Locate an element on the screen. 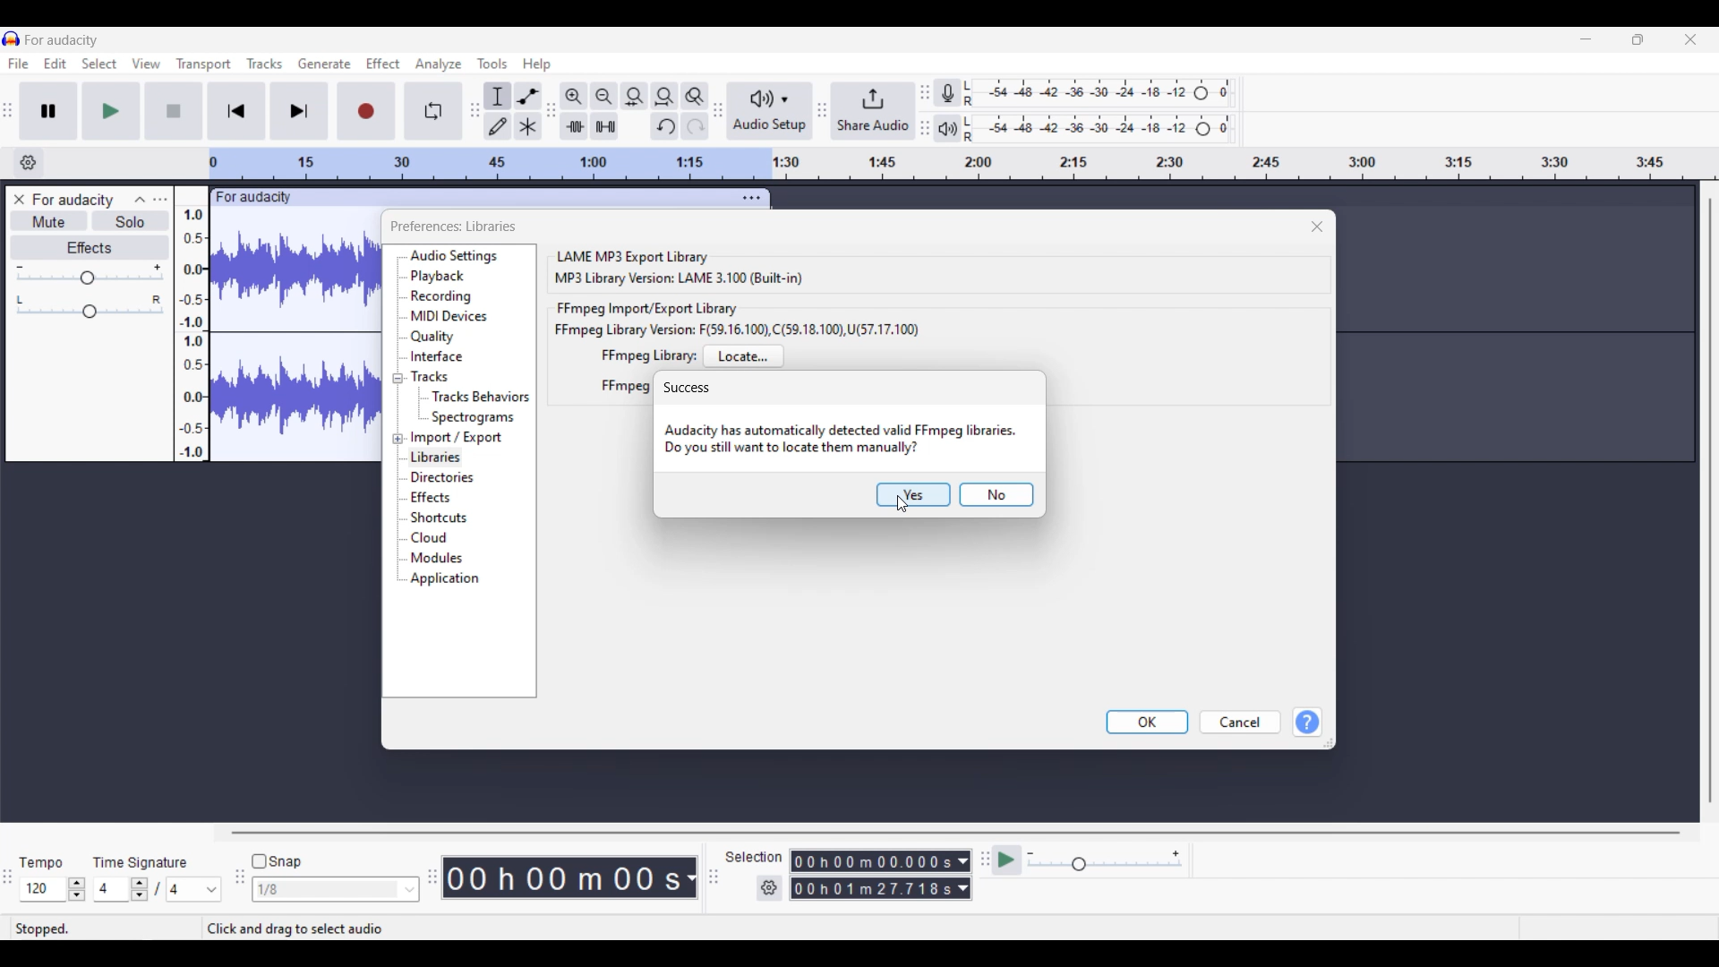 Image resolution: width=1719 pixels, height=967 pixels. Help is located at coordinates (1307, 723).